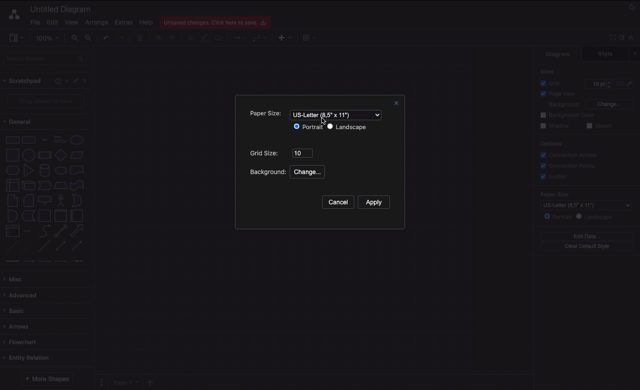 This screenshot has width=640, height=390. Describe the element at coordinates (66, 80) in the screenshot. I see `Add` at that location.